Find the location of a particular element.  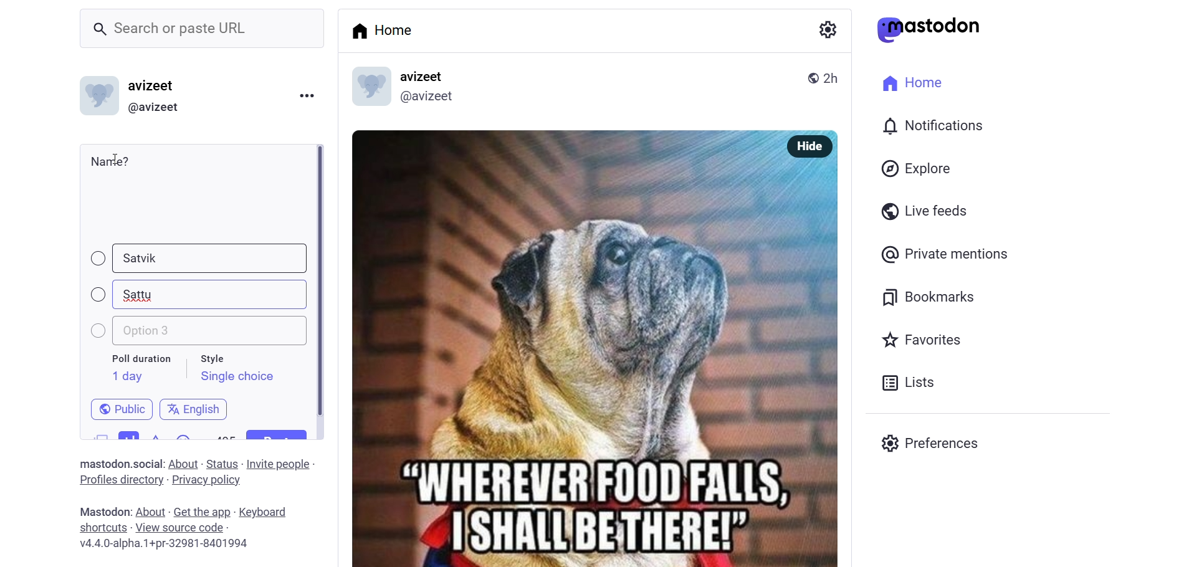

post image is located at coordinates (556, 342).